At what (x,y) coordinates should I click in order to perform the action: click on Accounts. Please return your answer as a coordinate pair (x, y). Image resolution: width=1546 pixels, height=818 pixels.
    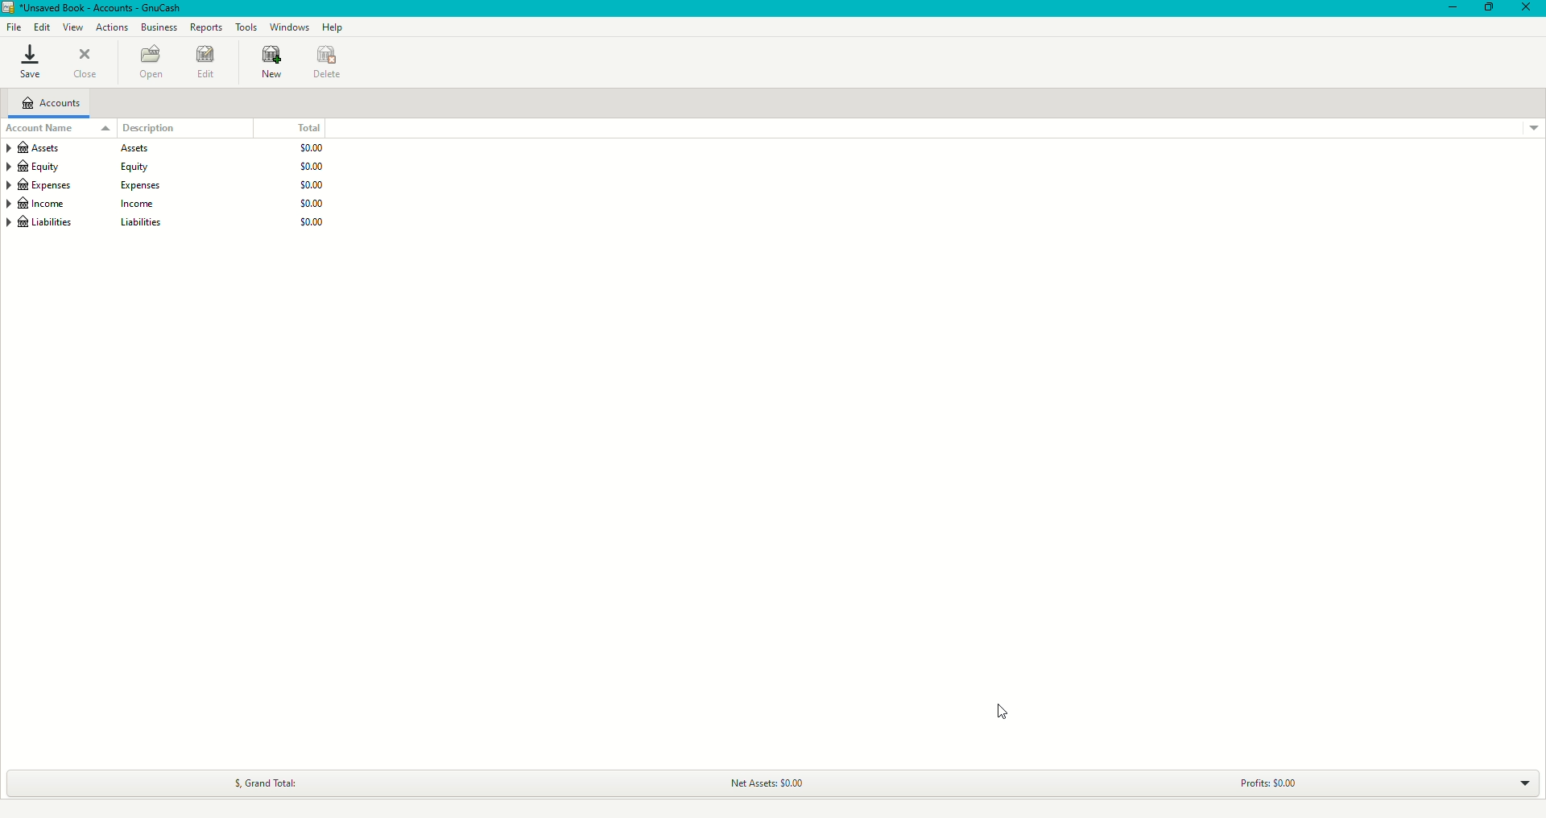
    Looking at the image, I should click on (49, 105).